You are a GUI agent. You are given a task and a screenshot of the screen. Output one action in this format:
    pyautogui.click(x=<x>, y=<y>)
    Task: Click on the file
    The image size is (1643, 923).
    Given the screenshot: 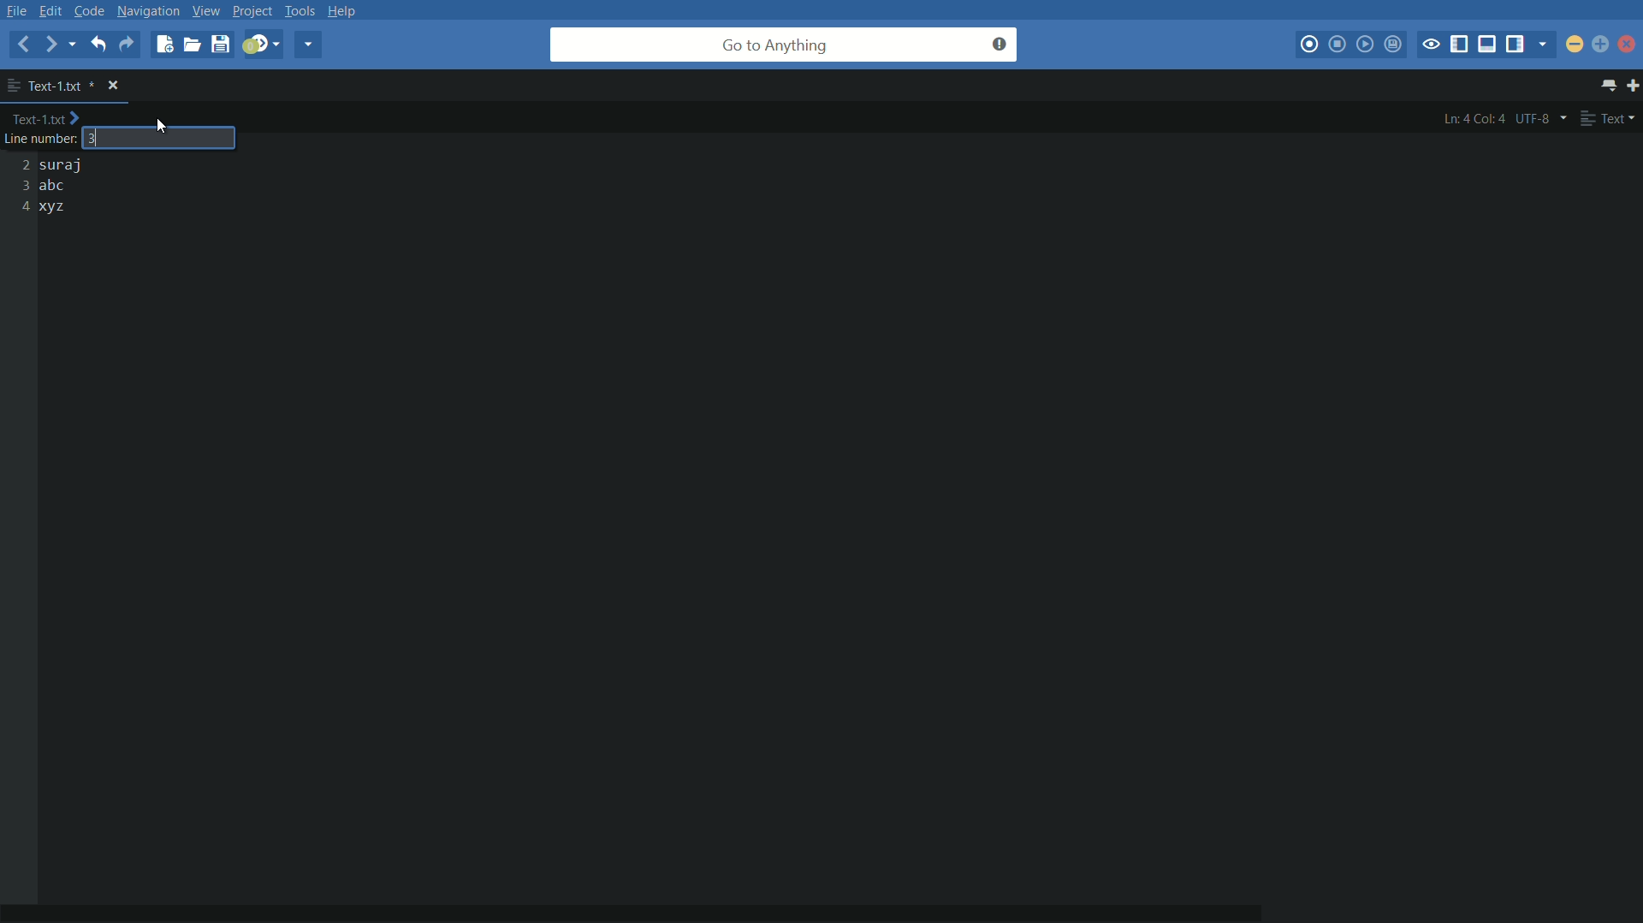 What is the action you would take?
    pyautogui.click(x=17, y=10)
    